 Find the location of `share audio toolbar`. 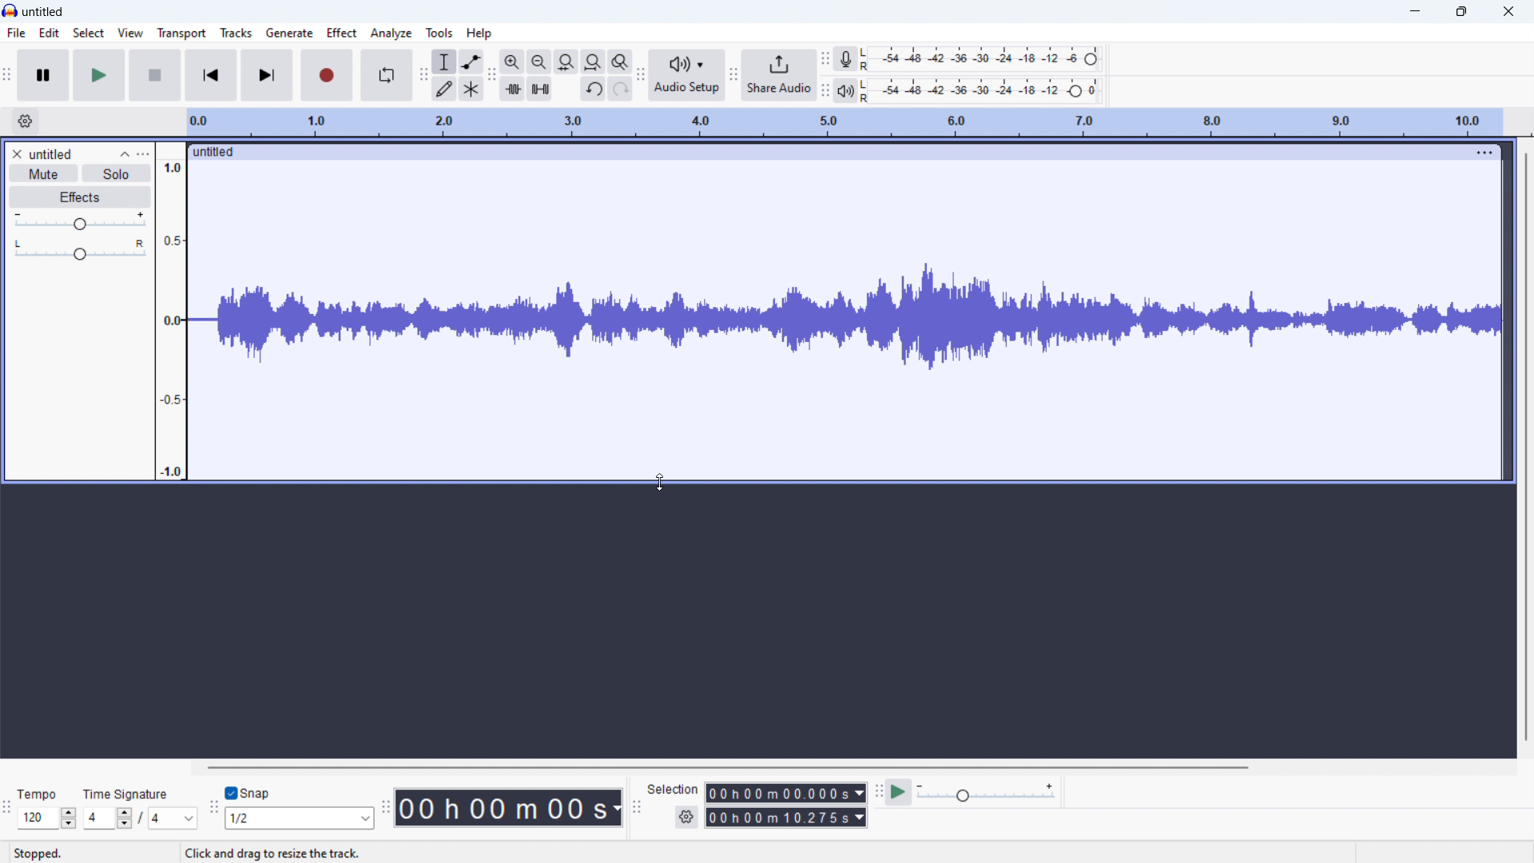

share audio toolbar is located at coordinates (733, 78).